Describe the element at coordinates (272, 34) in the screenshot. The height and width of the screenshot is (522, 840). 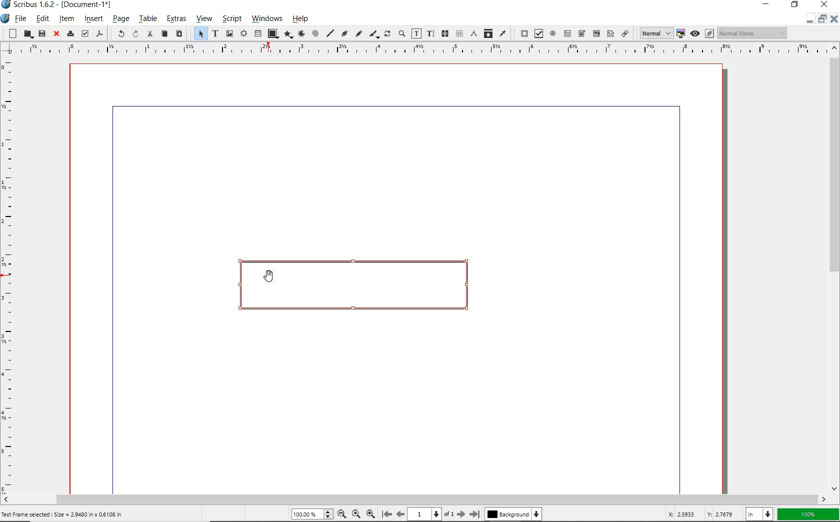
I see `shape` at that location.